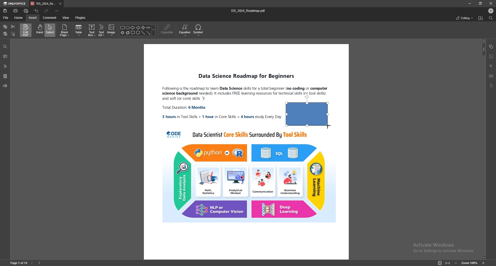  Describe the element at coordinates (469, 3) in the screenshot. I see `minimize` at that location.